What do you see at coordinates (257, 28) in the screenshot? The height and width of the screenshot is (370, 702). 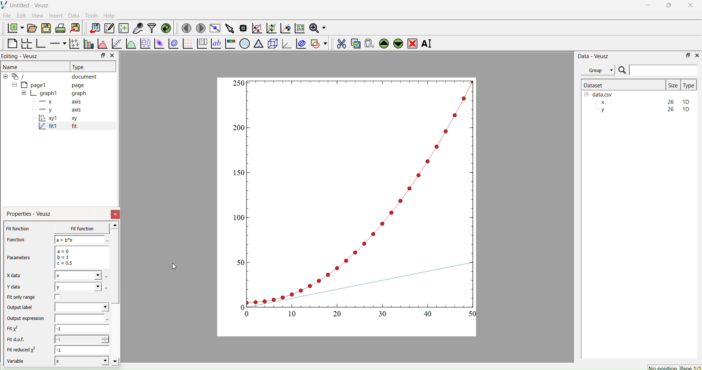 I see `Zoom graph axes` at bounding box center [257, 28].